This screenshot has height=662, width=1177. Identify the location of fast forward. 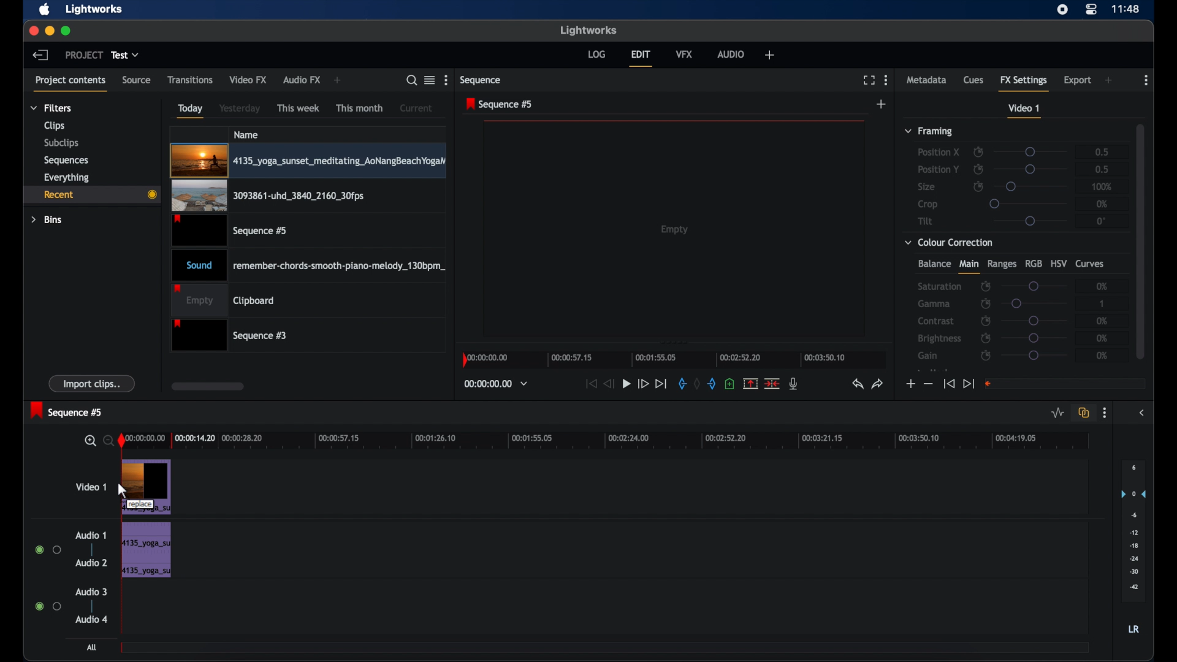
(642, 384).